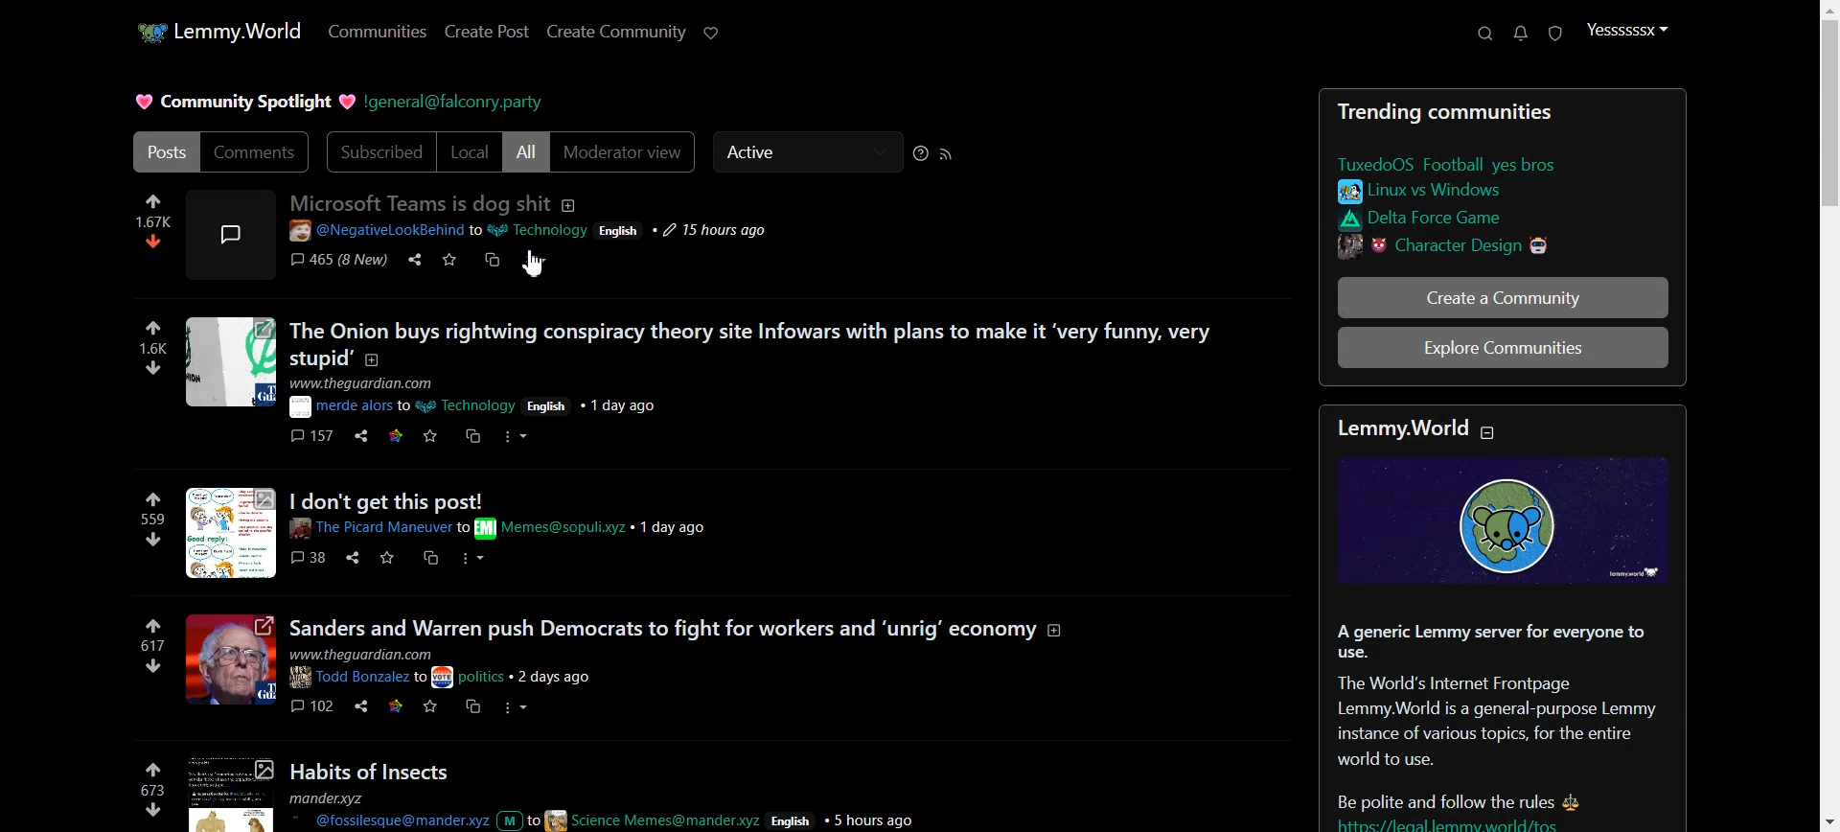 The width and height of the screenshot is (1840, 832). Describe the element at coordinates (241, 102) in the screenshot. I see `Text` at that location.